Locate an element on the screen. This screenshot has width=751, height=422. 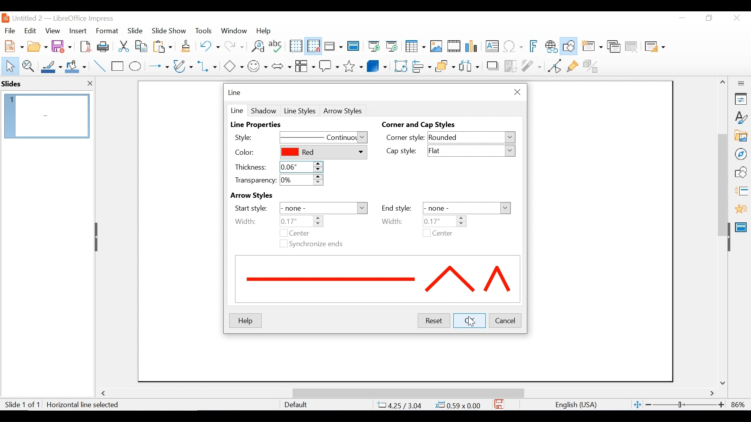
Insert Image is located at coordinates (436, 46).